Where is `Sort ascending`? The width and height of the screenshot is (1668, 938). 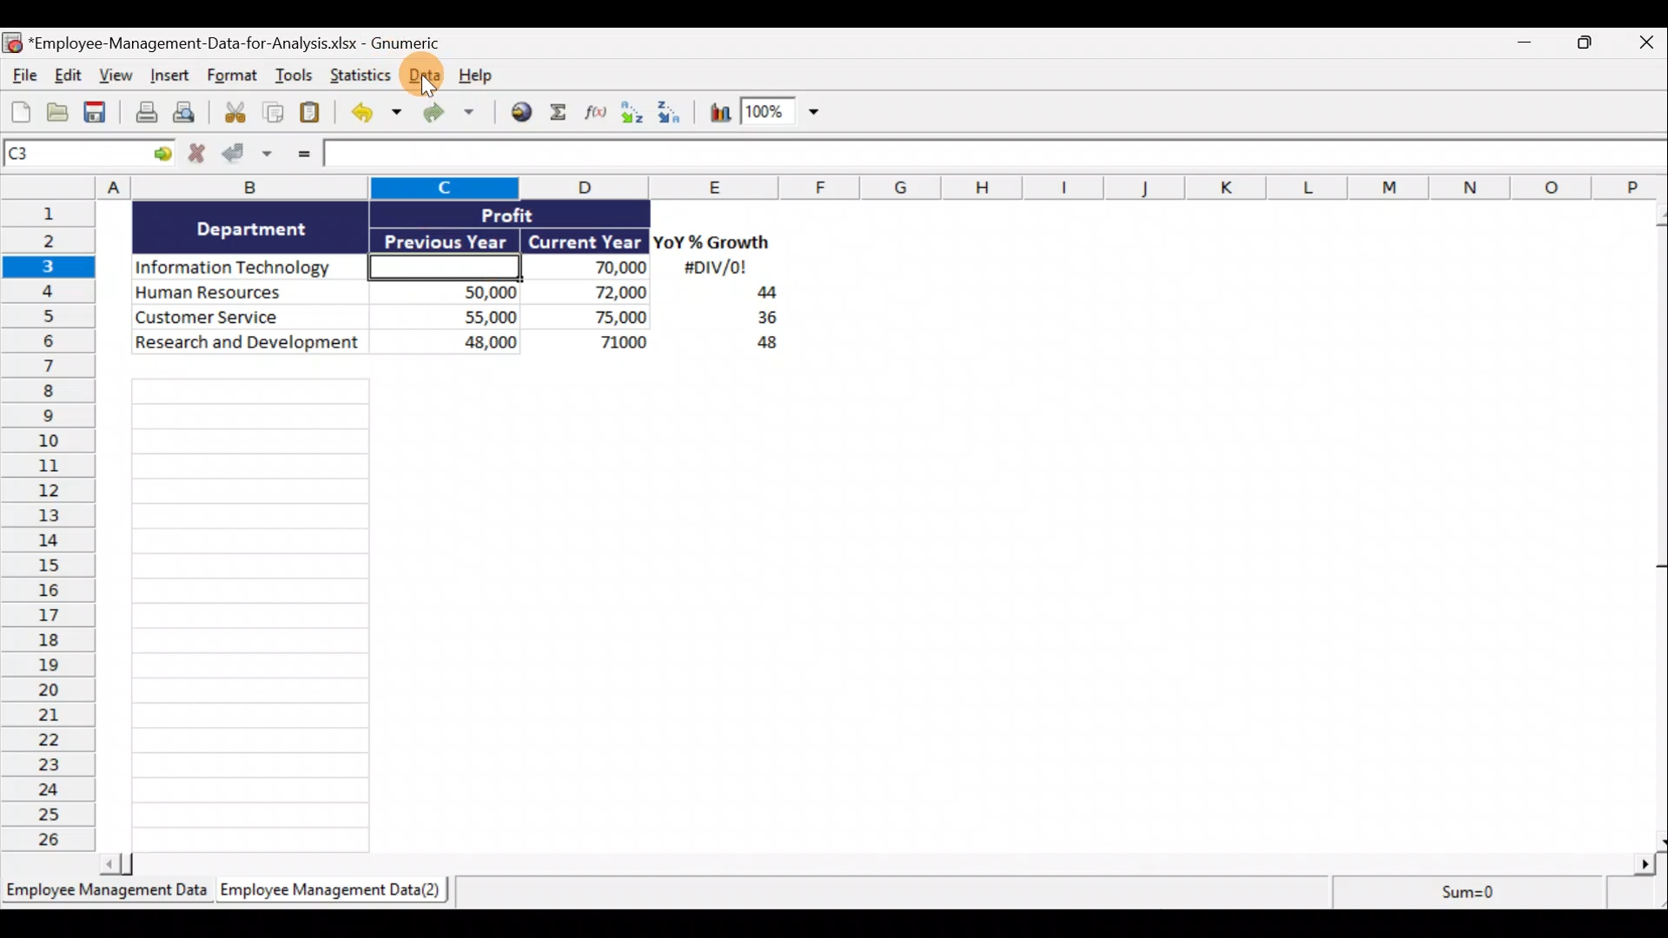 Sort ascending is located at coordinates (632, 112).